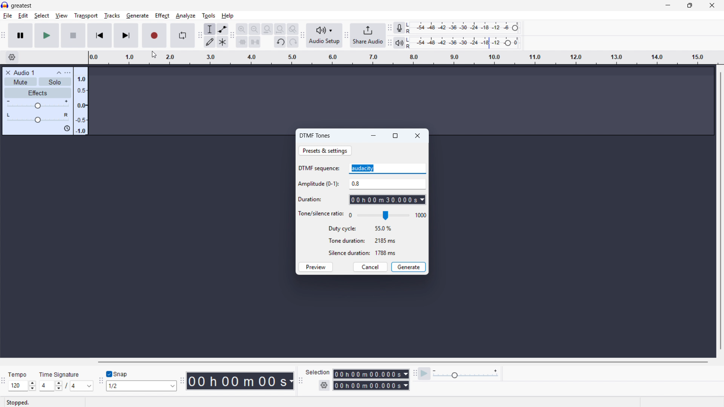 This screenshot has width=724, height=407. Describe the element at coordinates (242, 42) in the screenshot. I see `trim audio outside selection` at that location.